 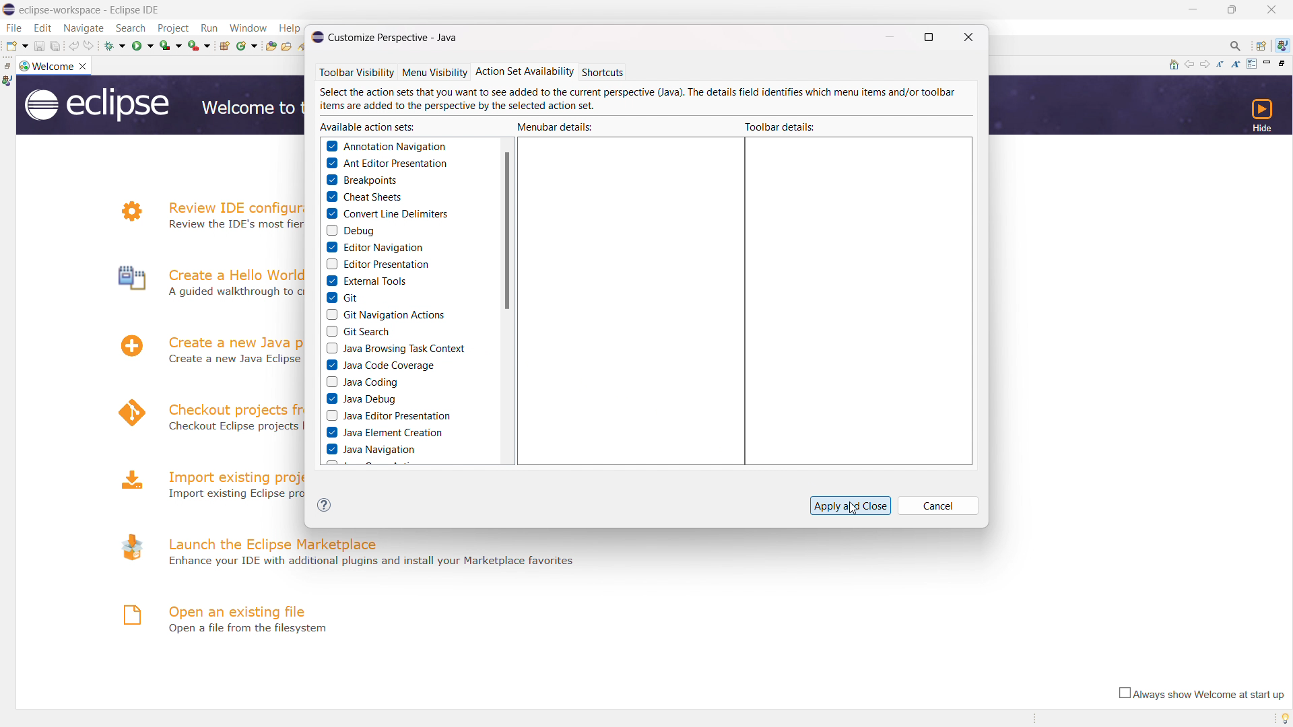 I want to click on git search, so click(x=356, y=332).